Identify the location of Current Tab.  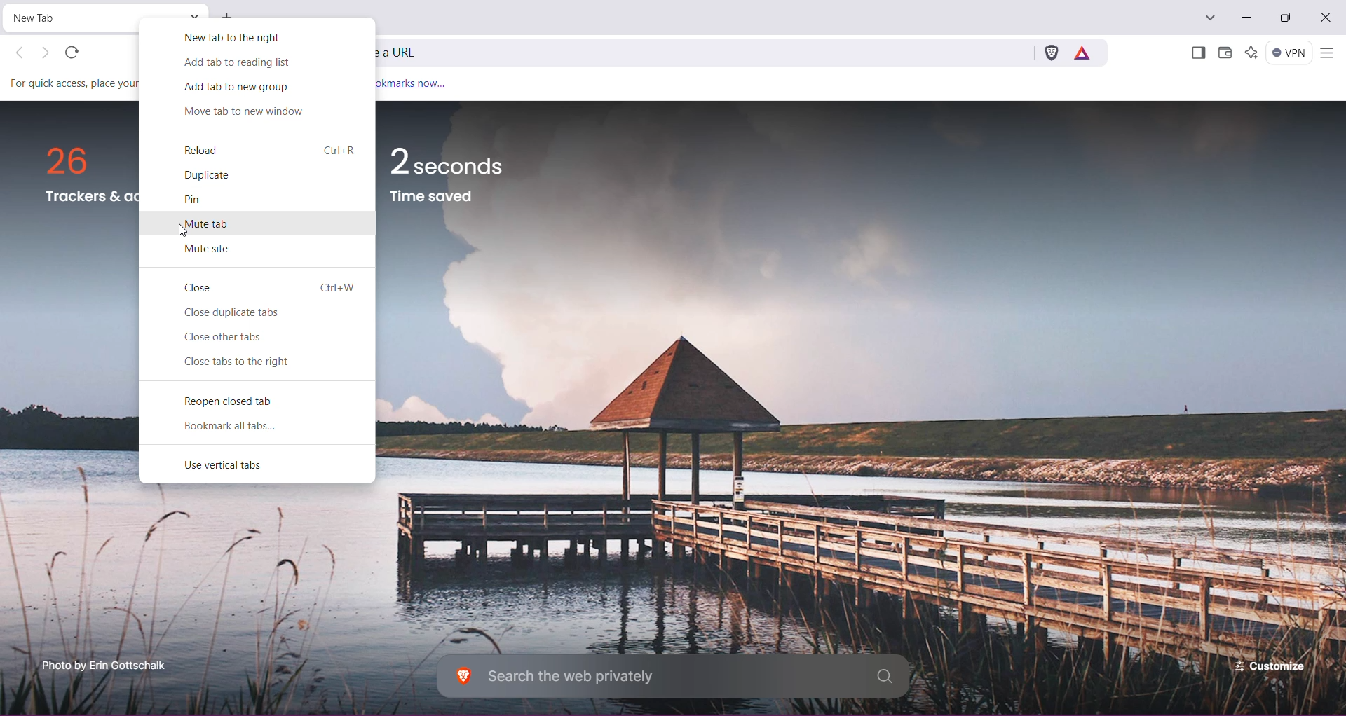
(56, 18).